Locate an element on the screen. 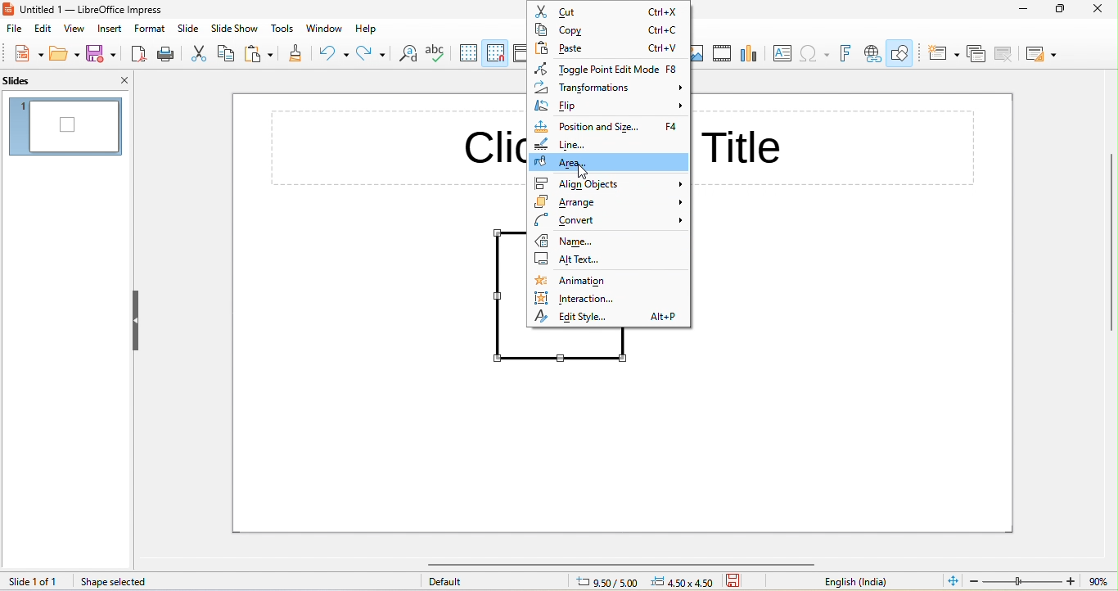 The image size is (1118, 591). default is located at coordinates (453, 581).